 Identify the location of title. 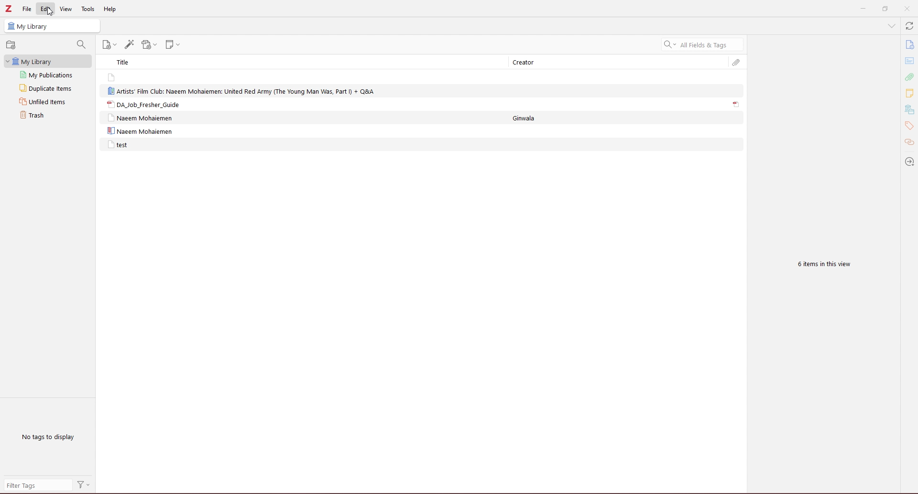
(126, 62).